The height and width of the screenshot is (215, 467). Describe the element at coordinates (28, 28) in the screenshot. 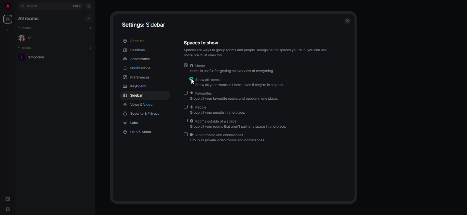

I see `people` at that location.